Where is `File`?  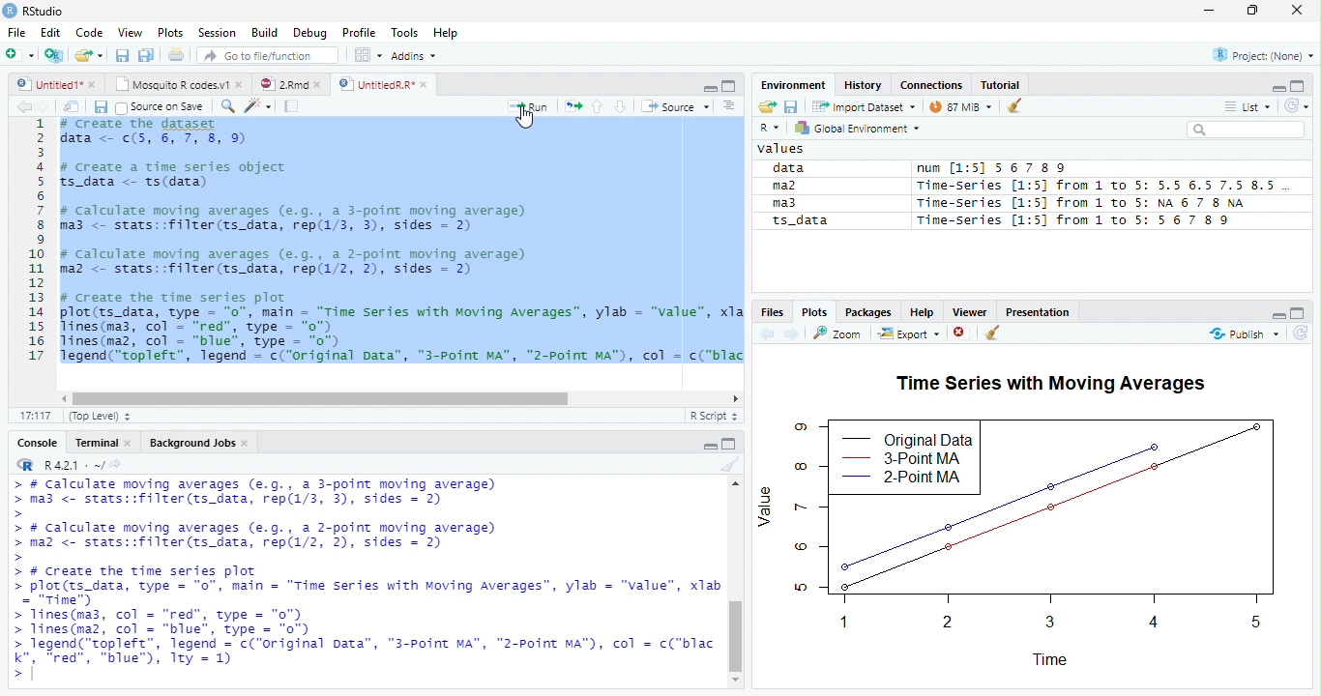 File is located at coordinates (15, 33).